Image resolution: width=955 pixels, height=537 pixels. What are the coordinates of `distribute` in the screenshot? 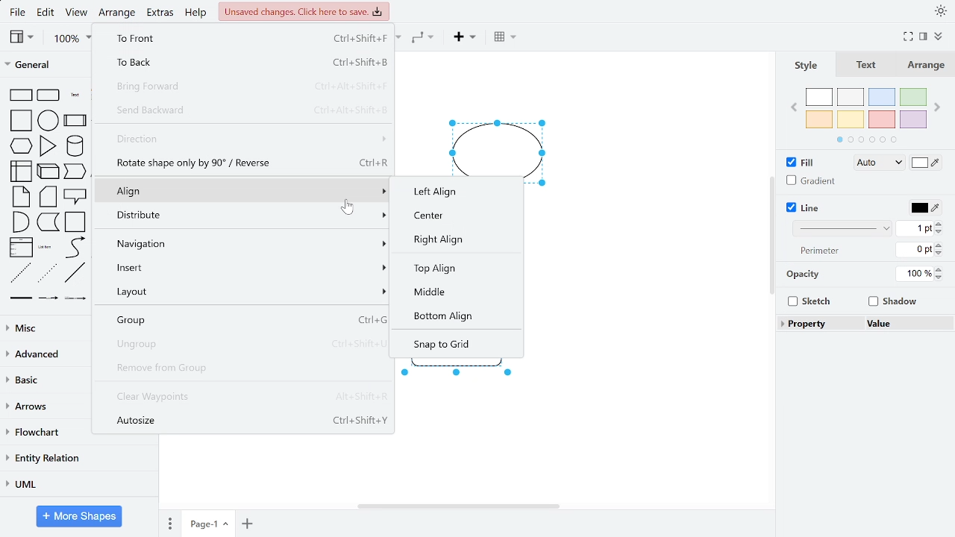 It's located at (243, 216).